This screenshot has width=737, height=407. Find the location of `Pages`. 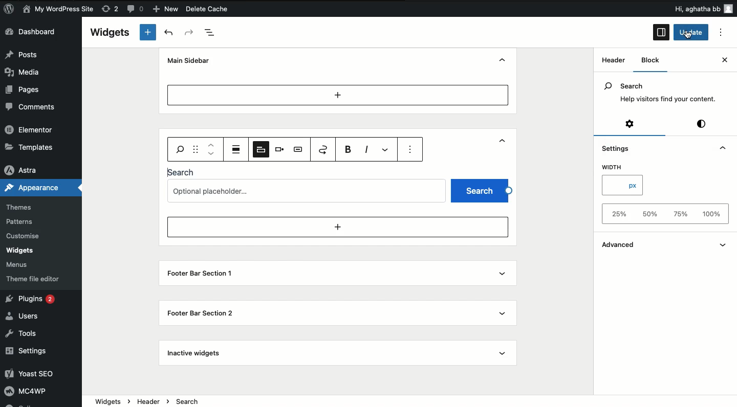

Pages is located at coordinates (25, 89).